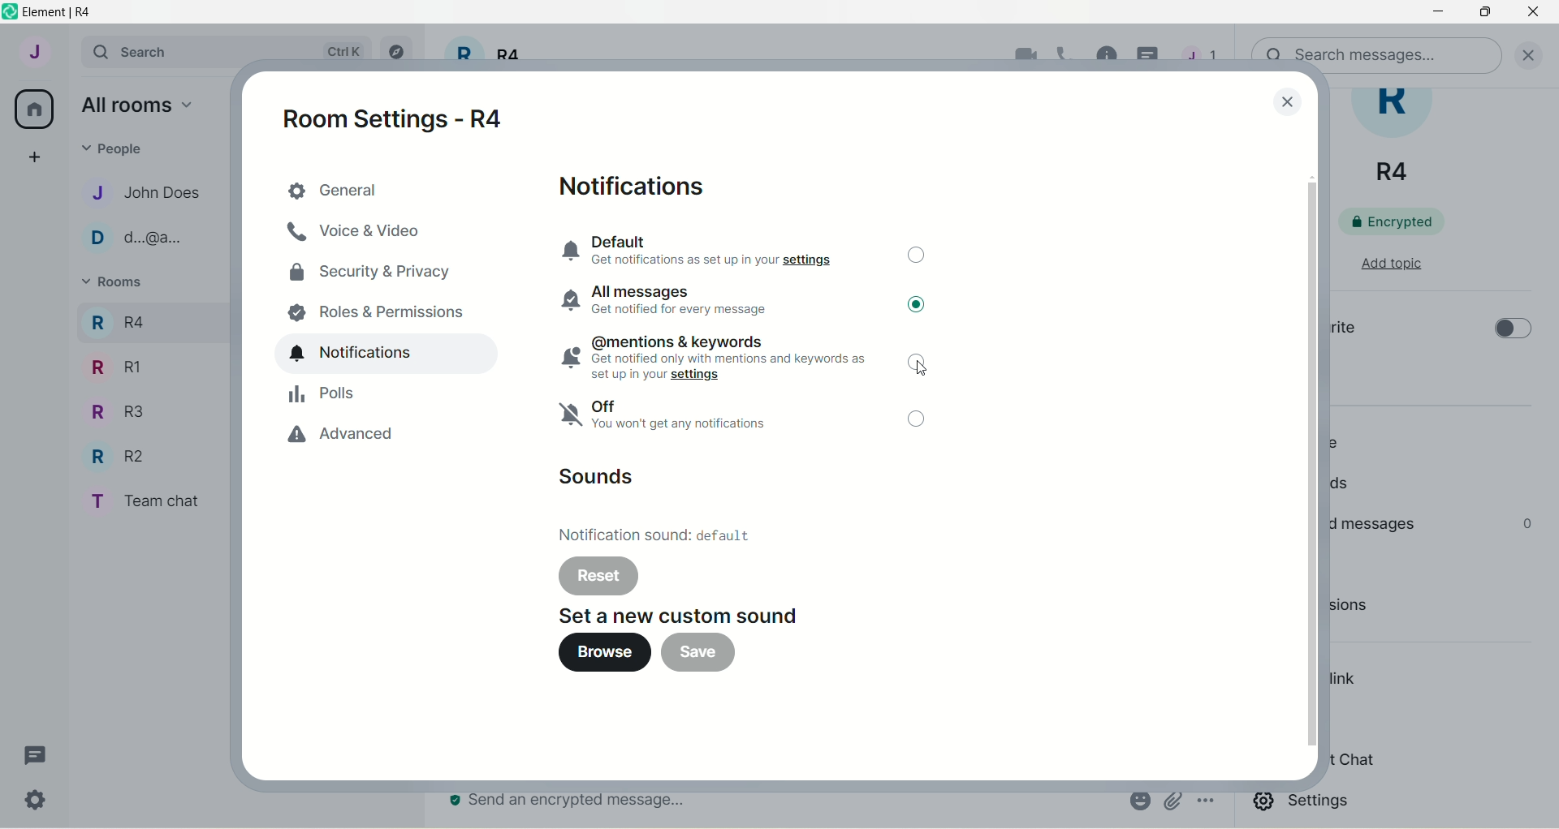  Describe the element at coordinates (486, 58) in the screenshot. I see `room title` at that location.